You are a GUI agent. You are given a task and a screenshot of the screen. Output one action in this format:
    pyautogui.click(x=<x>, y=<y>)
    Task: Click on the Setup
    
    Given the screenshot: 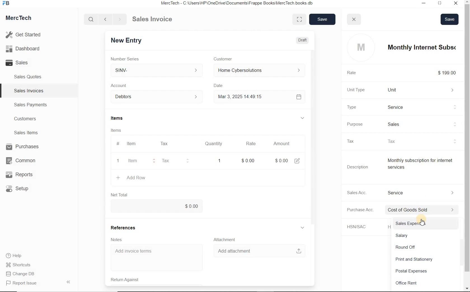 What is the action you would take?
    pyautogui.click(x=23, y=189)
    